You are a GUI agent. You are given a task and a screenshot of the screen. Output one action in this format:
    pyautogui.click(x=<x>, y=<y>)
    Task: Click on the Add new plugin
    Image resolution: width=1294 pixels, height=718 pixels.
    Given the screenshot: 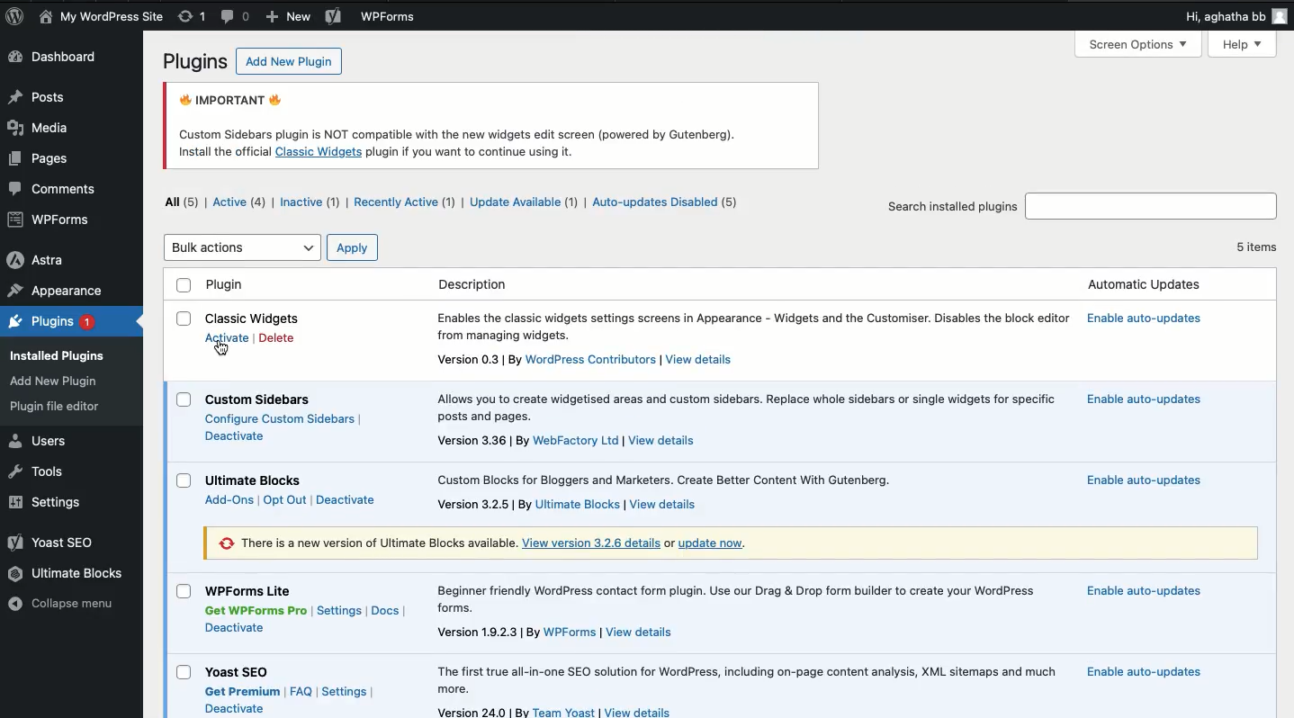 What is the action you would take?
    pyautogui.click(x=58, y=382)
    